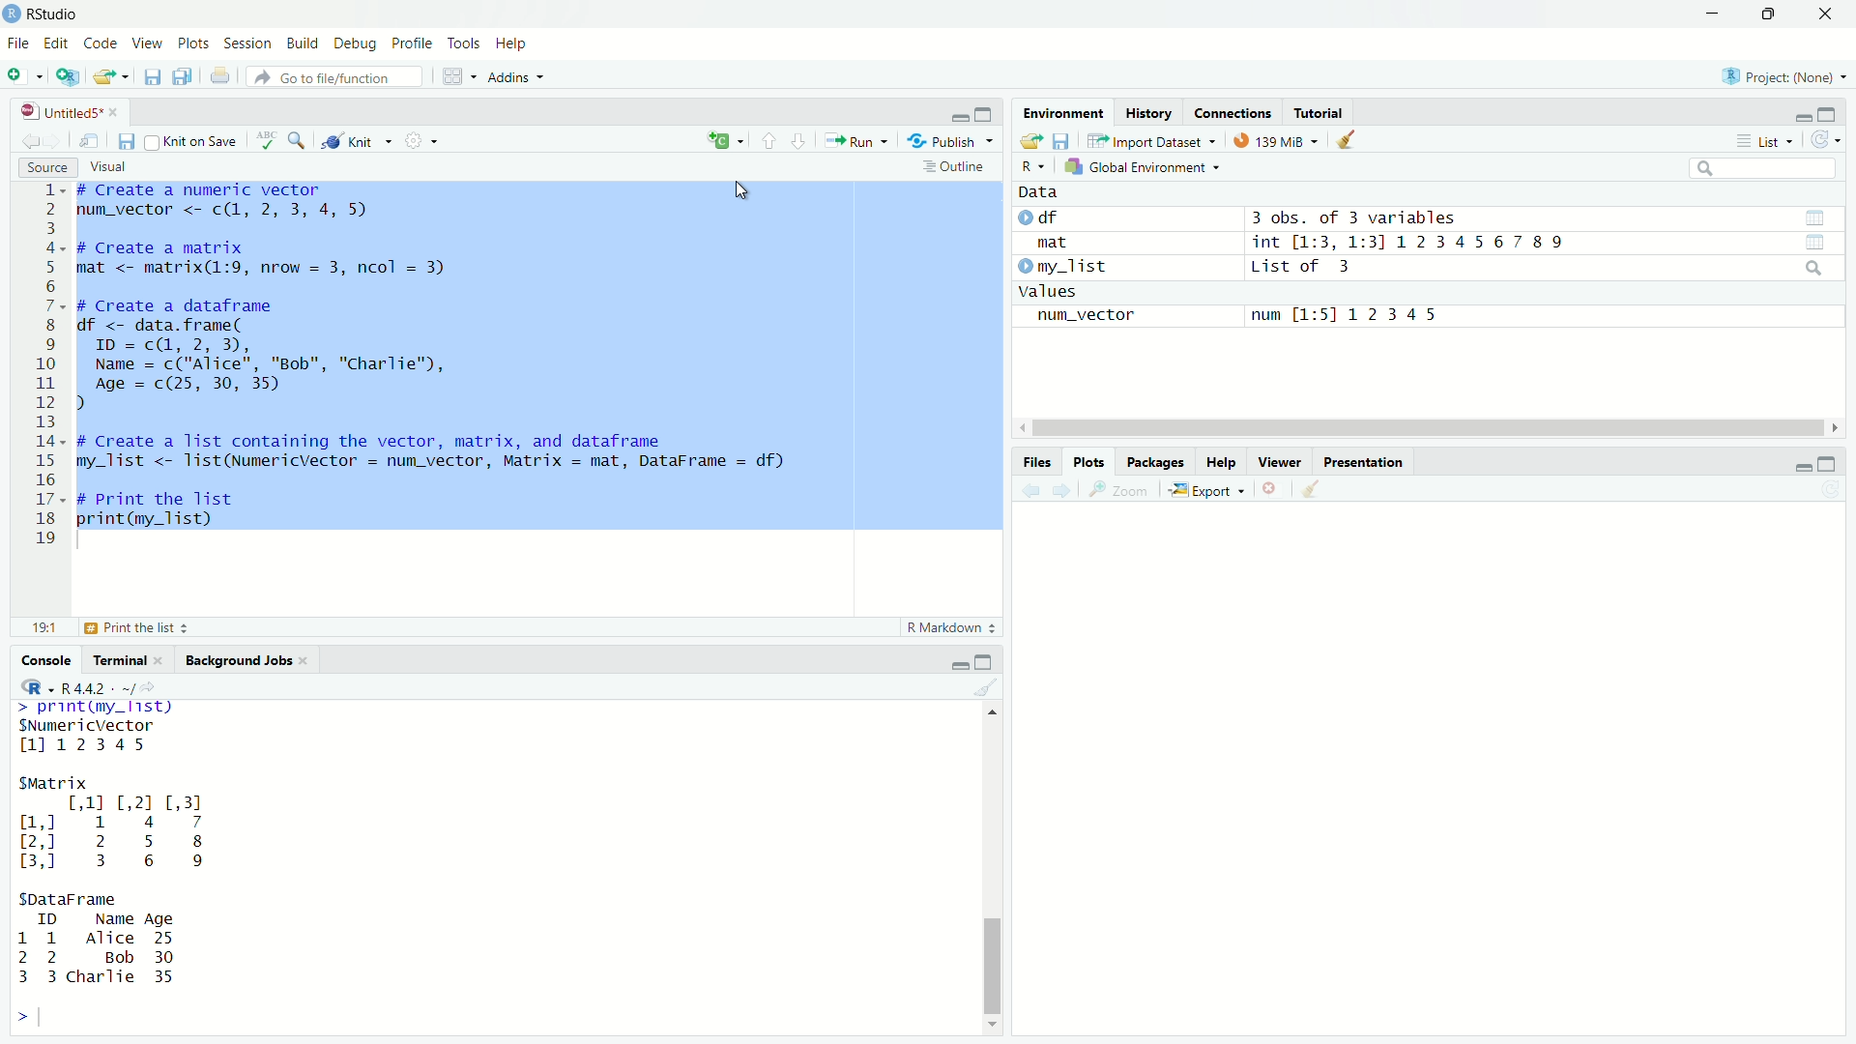  Describe the element at coordinates (1028, 142) in the screenshot. I see `export` at that location.